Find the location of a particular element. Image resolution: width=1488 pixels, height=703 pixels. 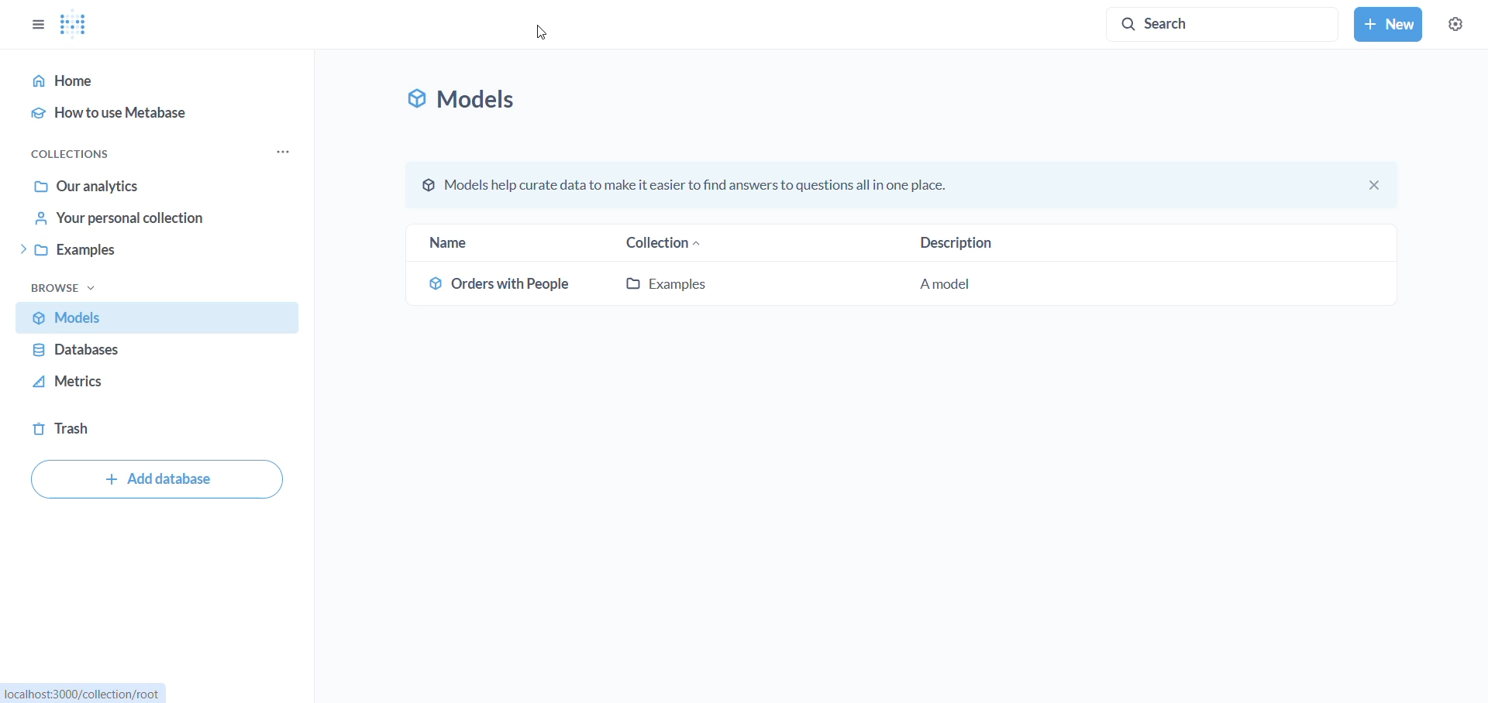

collection is located at coordinates (738, 242).